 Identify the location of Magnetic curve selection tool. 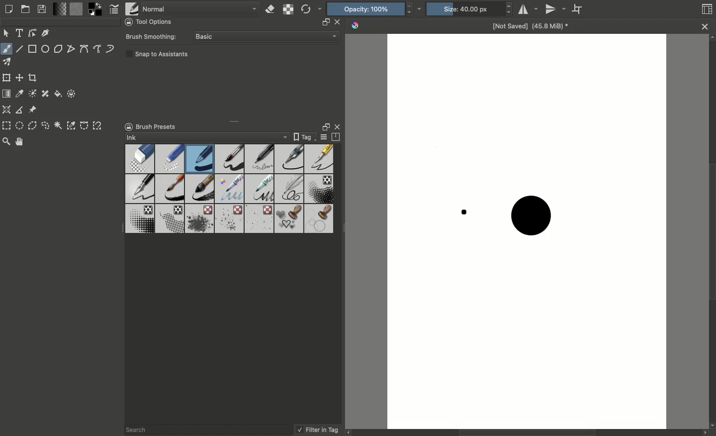
(98, 125).